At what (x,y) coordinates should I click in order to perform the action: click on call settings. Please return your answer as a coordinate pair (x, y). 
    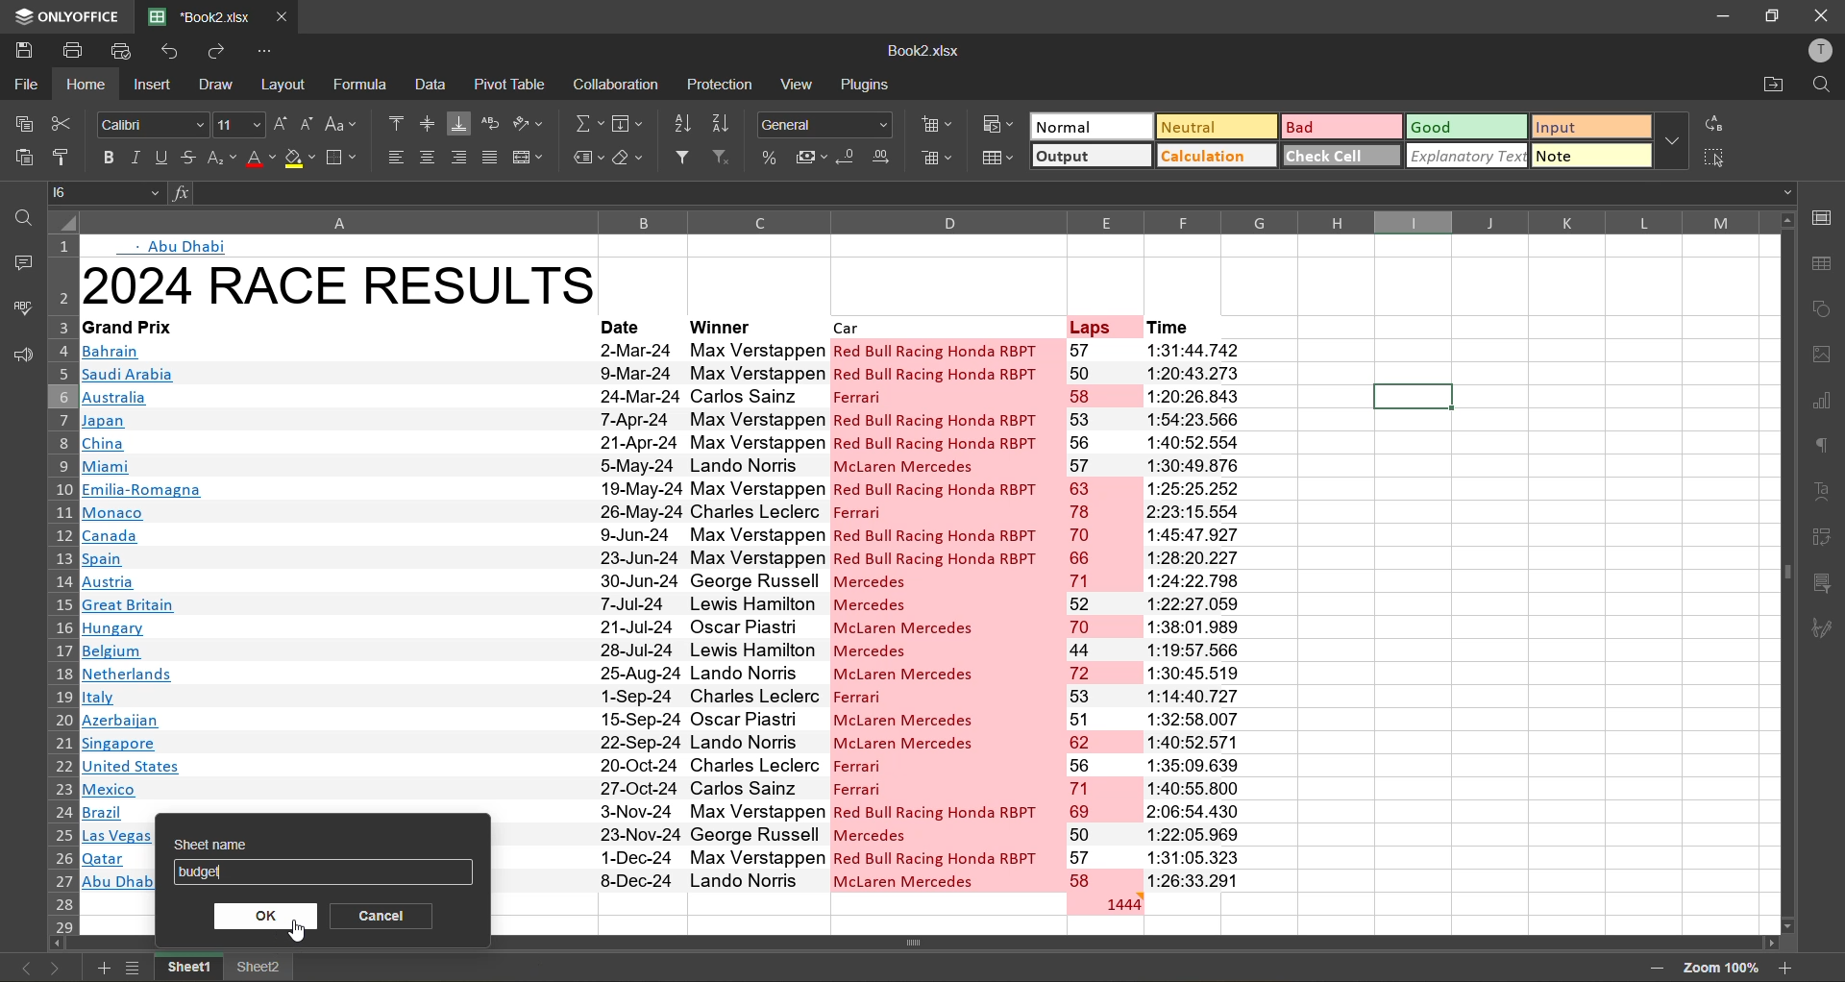
    Looking at the image, I should click on (1826, 218).